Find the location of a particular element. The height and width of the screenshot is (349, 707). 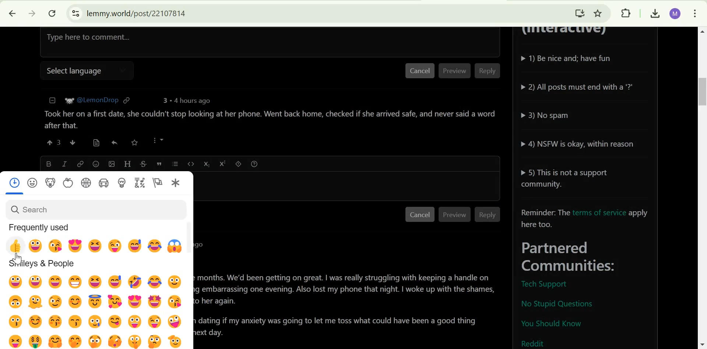

Header is located at coordinates (127, 163).